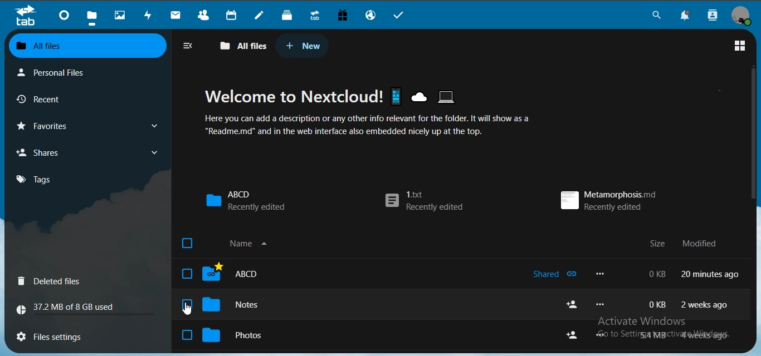  Describe the element at coordinates (655, 335) in the screenshot. I see `54 mb` at that location.